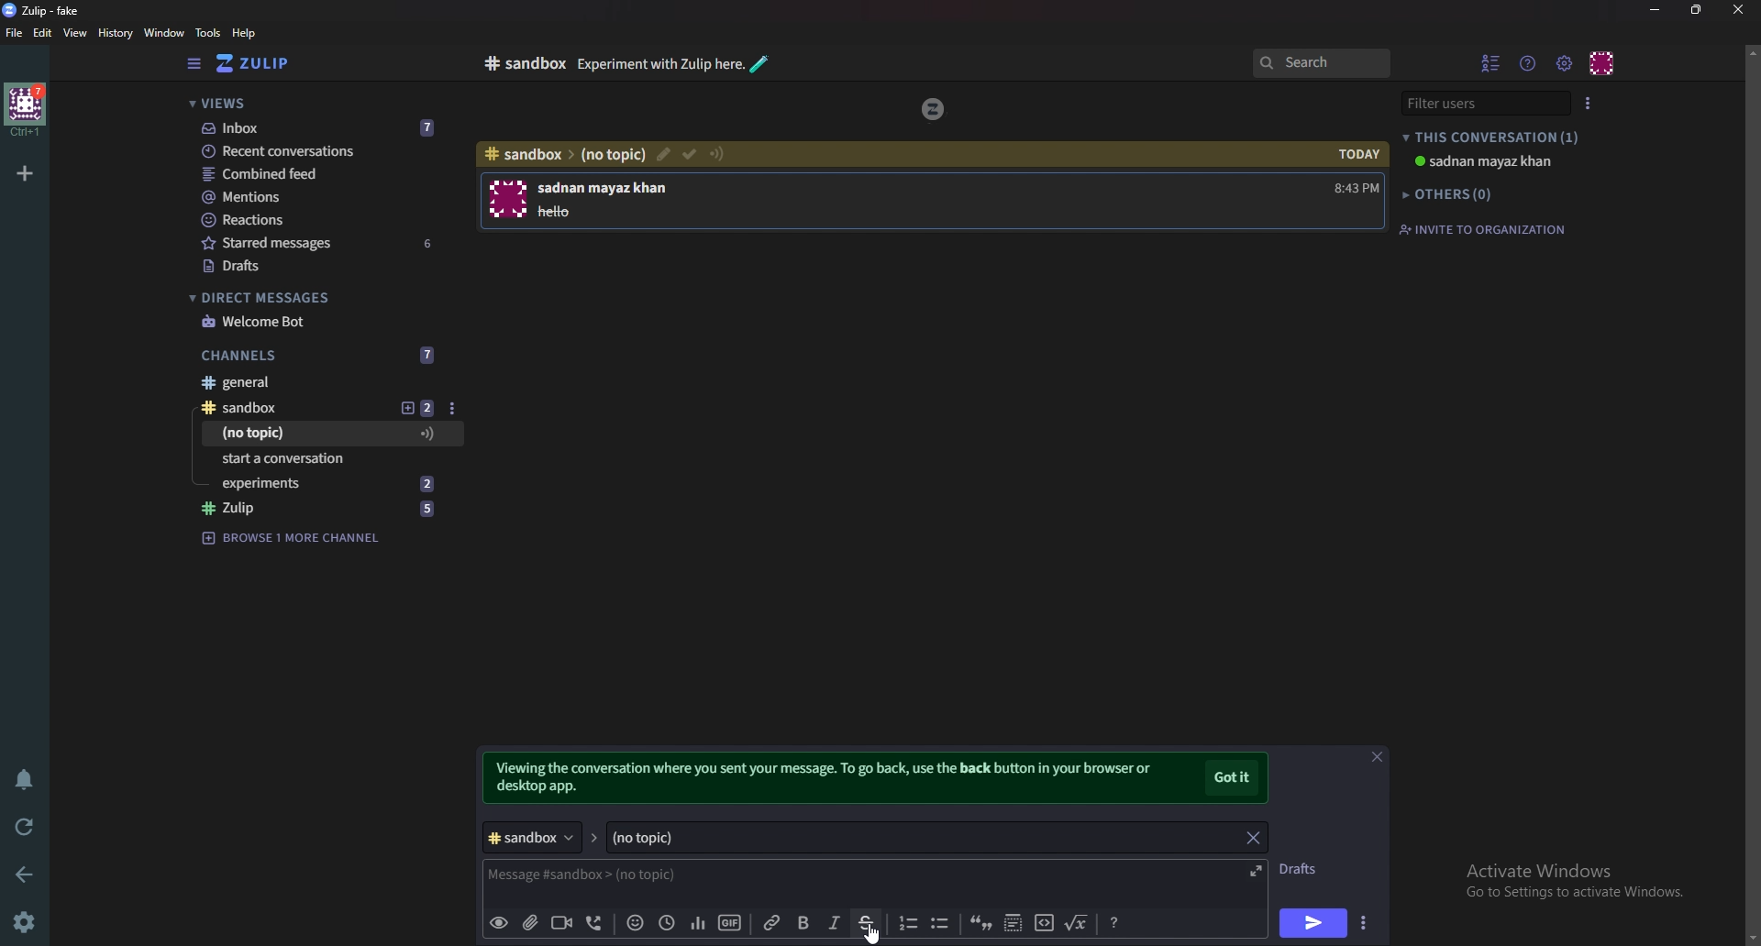 Image resolution: width=1761 pixels, height=946 pixels. I want to click on General, so click(326, 381).